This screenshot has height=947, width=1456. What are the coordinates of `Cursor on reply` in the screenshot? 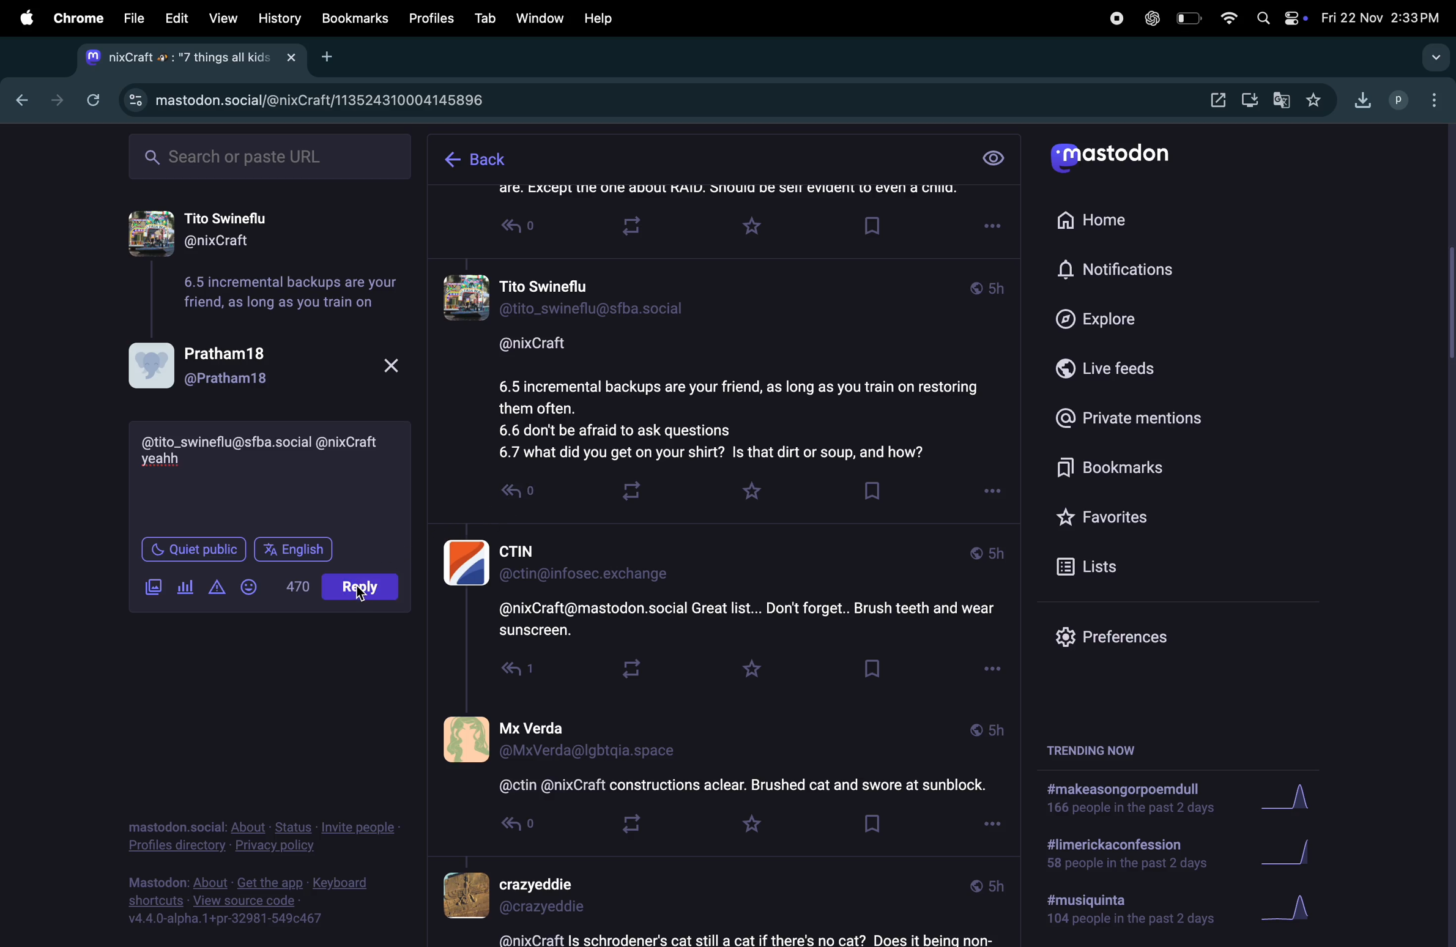 It's located at (366, 589).